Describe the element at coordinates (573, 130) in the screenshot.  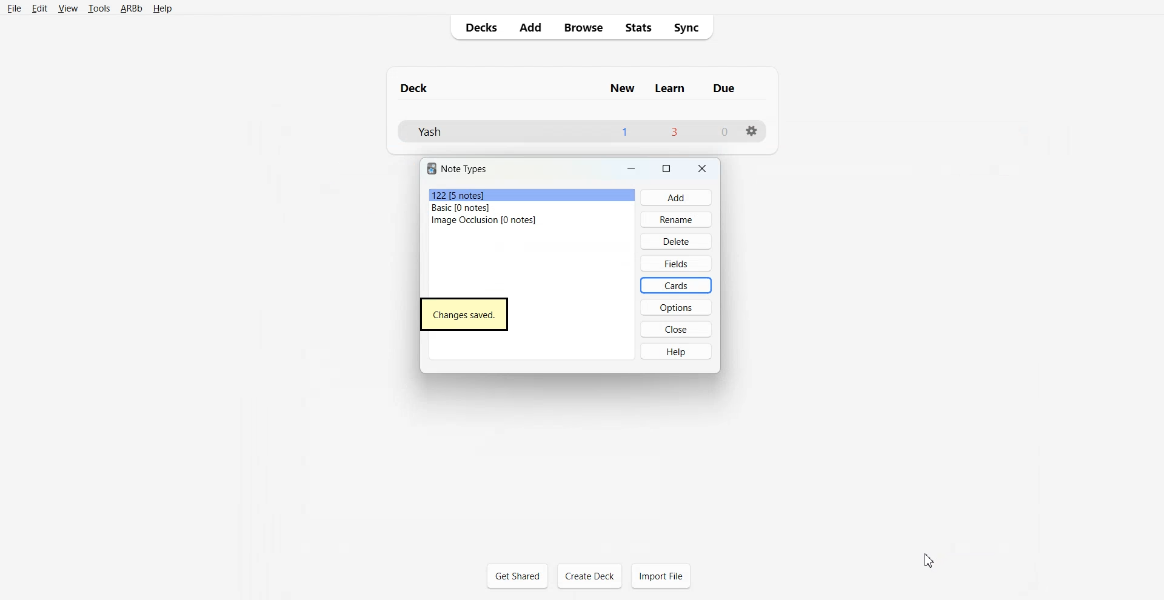
I see `yash ` at that location.